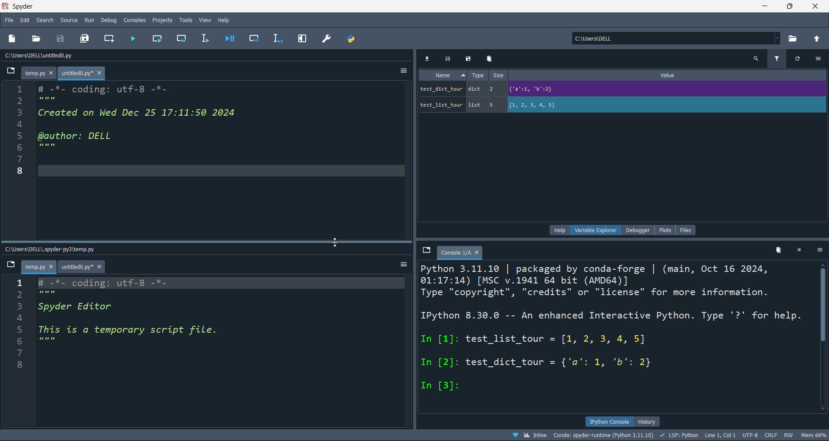 This screenshot has width=829, height=441. What do you see at coordinates (763, 6) in the screenshot?
I see `minimize` at bounding box center [763, 6].